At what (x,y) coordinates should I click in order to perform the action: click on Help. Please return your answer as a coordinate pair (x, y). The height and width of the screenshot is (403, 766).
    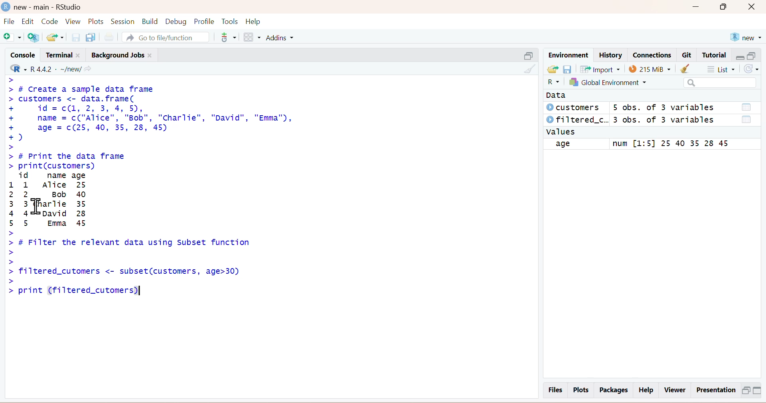
    Looking at the image, I should click on (647, 390).